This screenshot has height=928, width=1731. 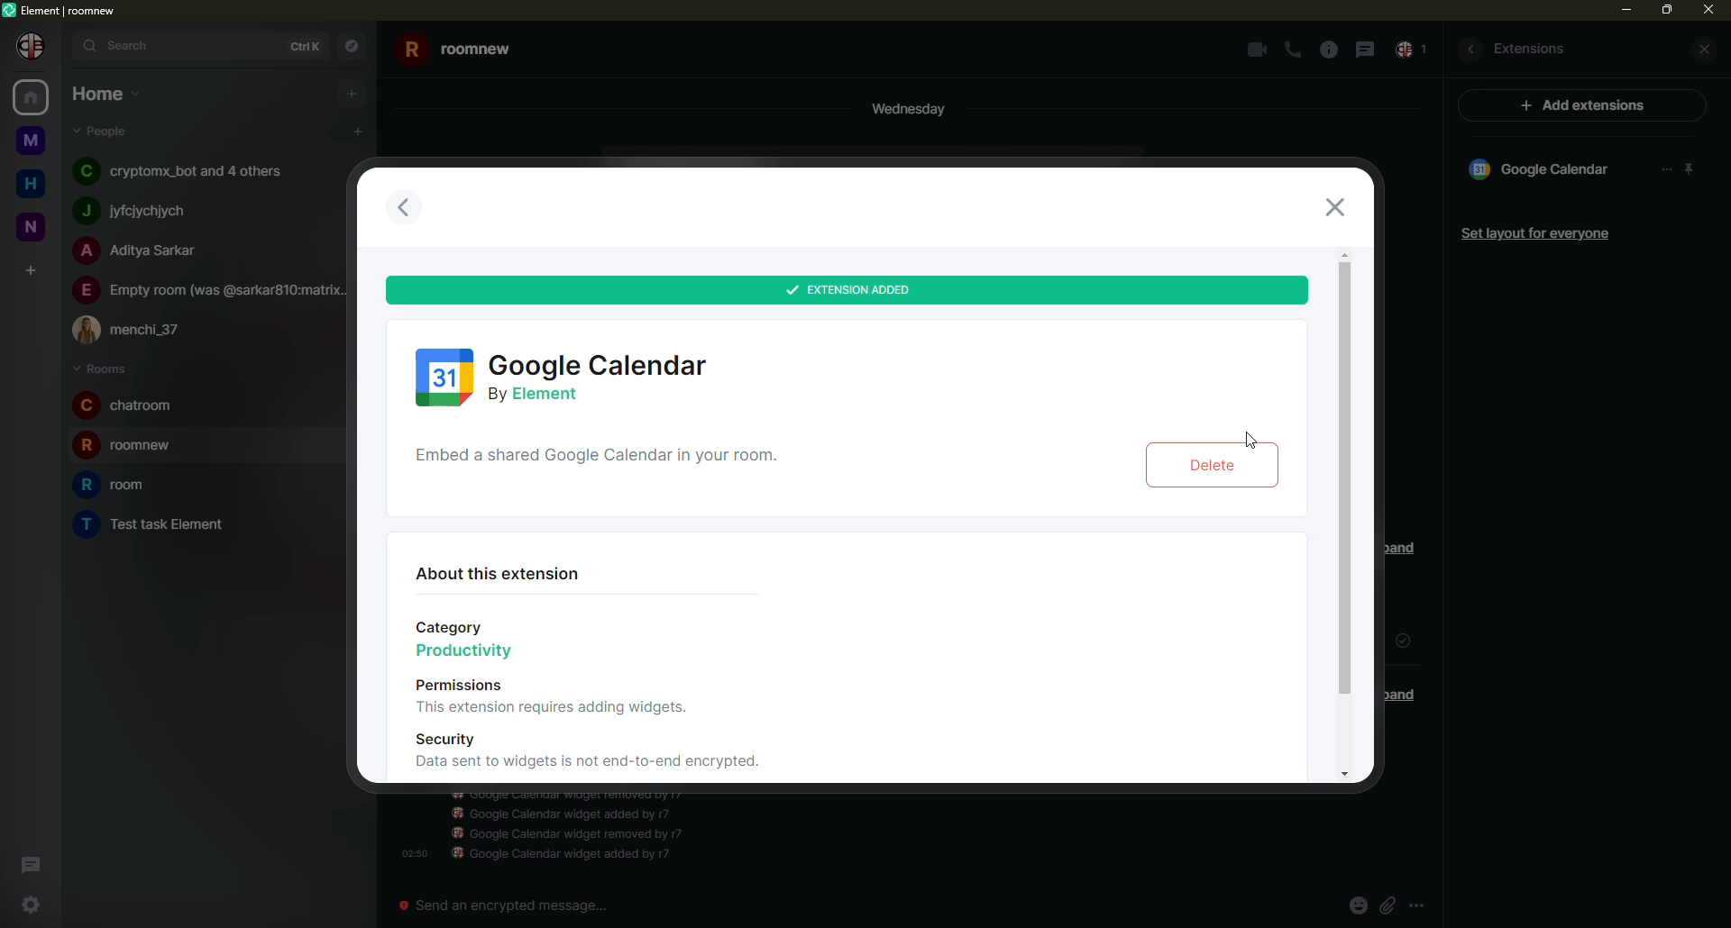 I want to click on threads, so click(x=29, y=861).